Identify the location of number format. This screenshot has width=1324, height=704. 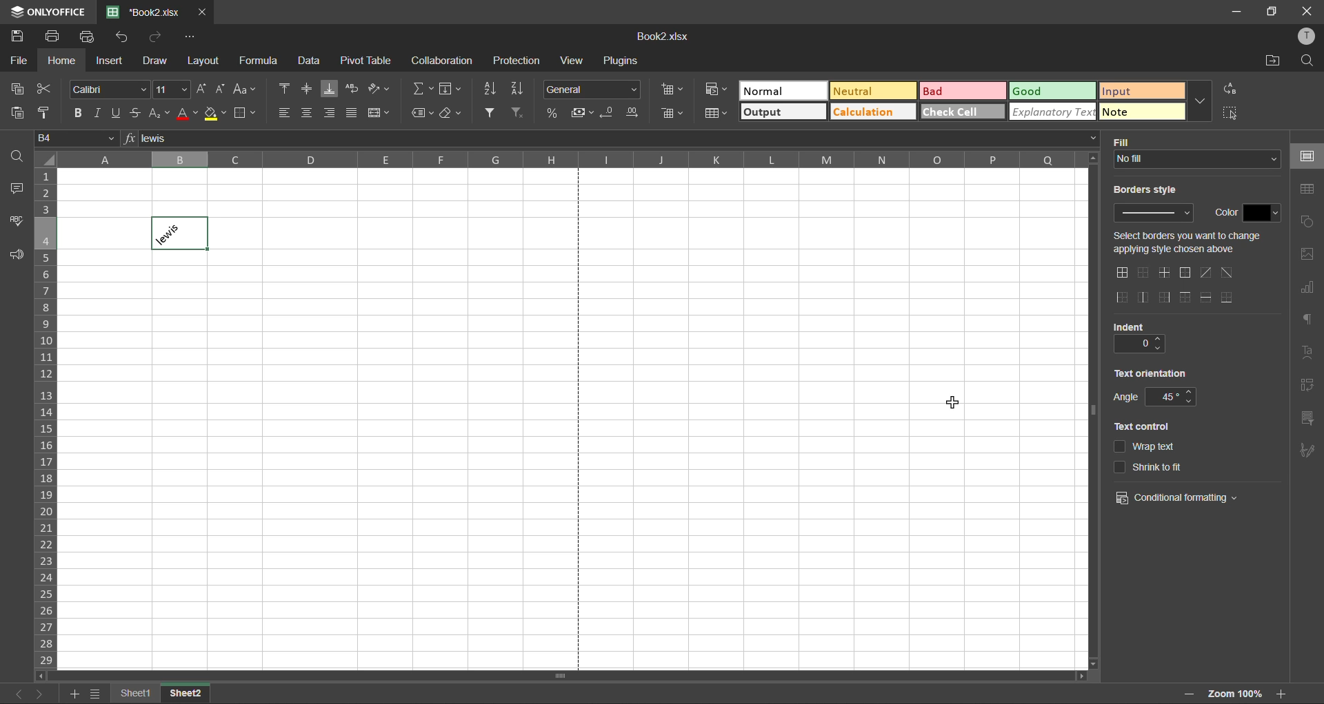
(594, 90).